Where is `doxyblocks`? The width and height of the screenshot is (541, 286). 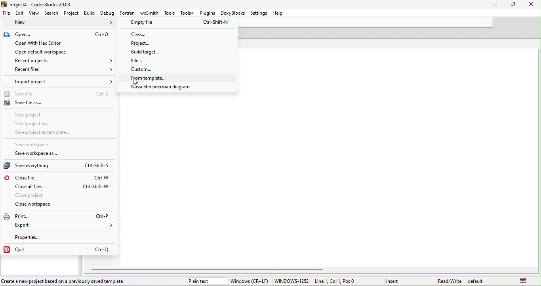
doxyblocks is located at coordinates (233, 12).